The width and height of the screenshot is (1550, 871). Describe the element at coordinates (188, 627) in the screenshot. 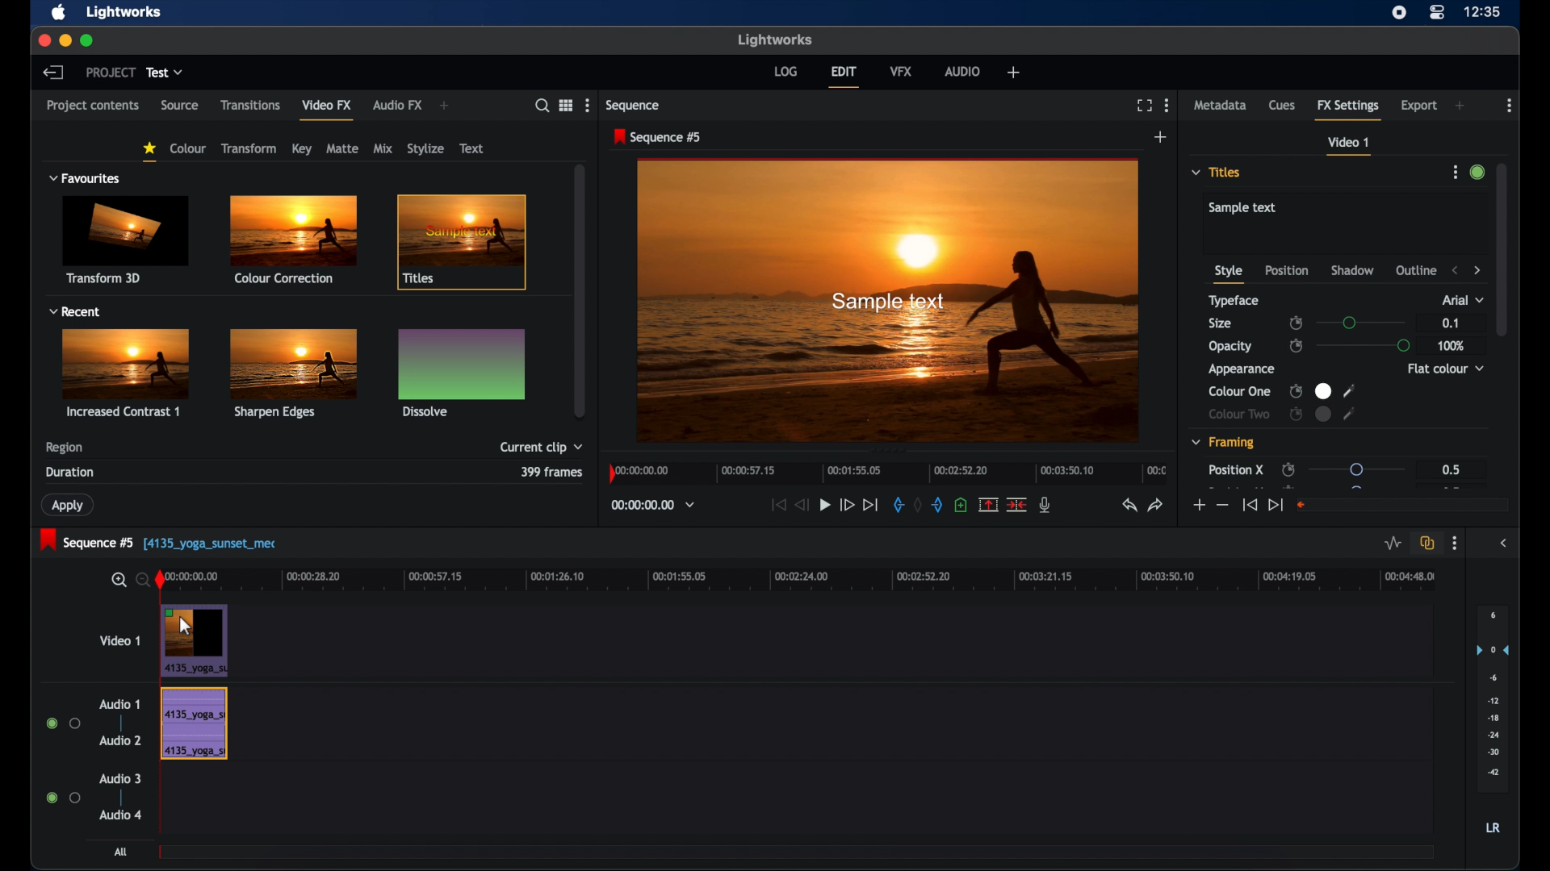

I see `cursor` at that location.